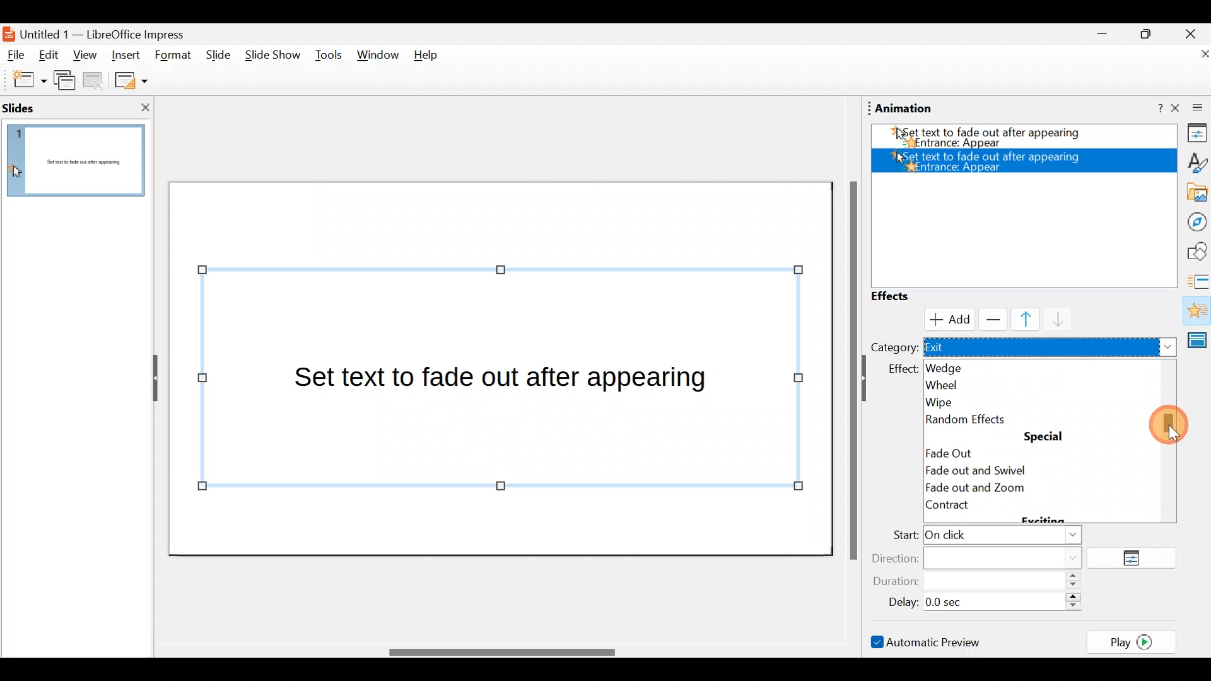 This screenshot has width=1211, height=681. Describe the element at coordinates (1018, 319) in the screenshot. I see `Move up` at that location.